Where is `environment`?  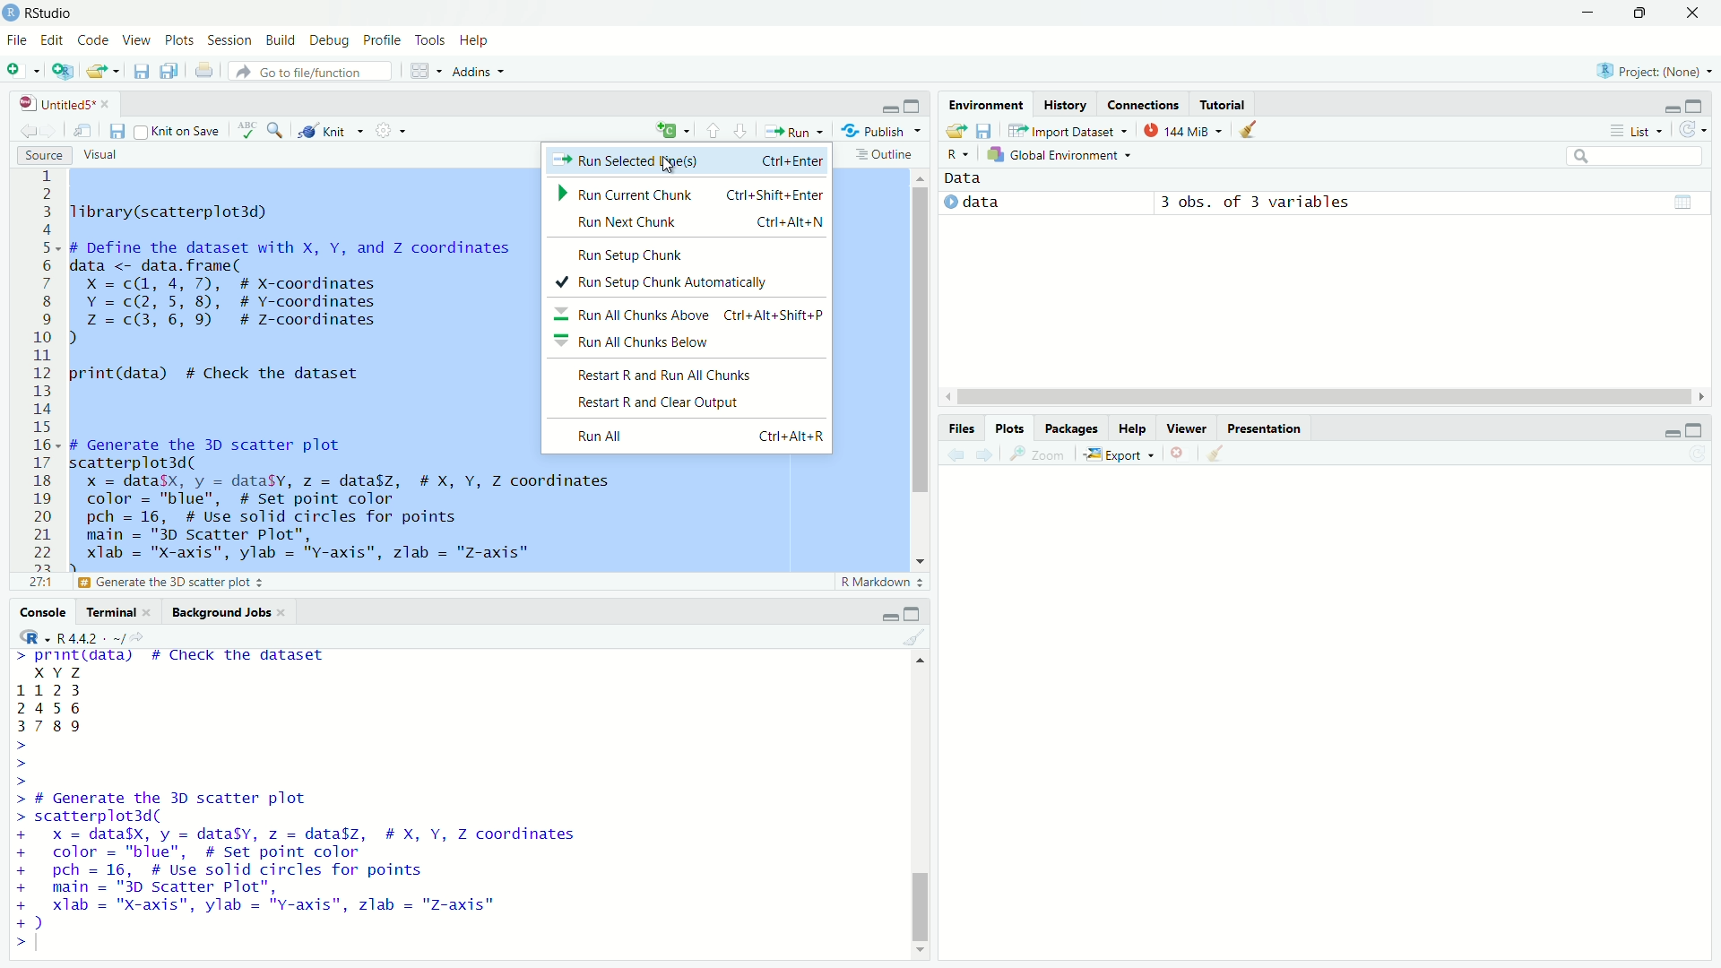 environment is located at coordinates (984, 104).